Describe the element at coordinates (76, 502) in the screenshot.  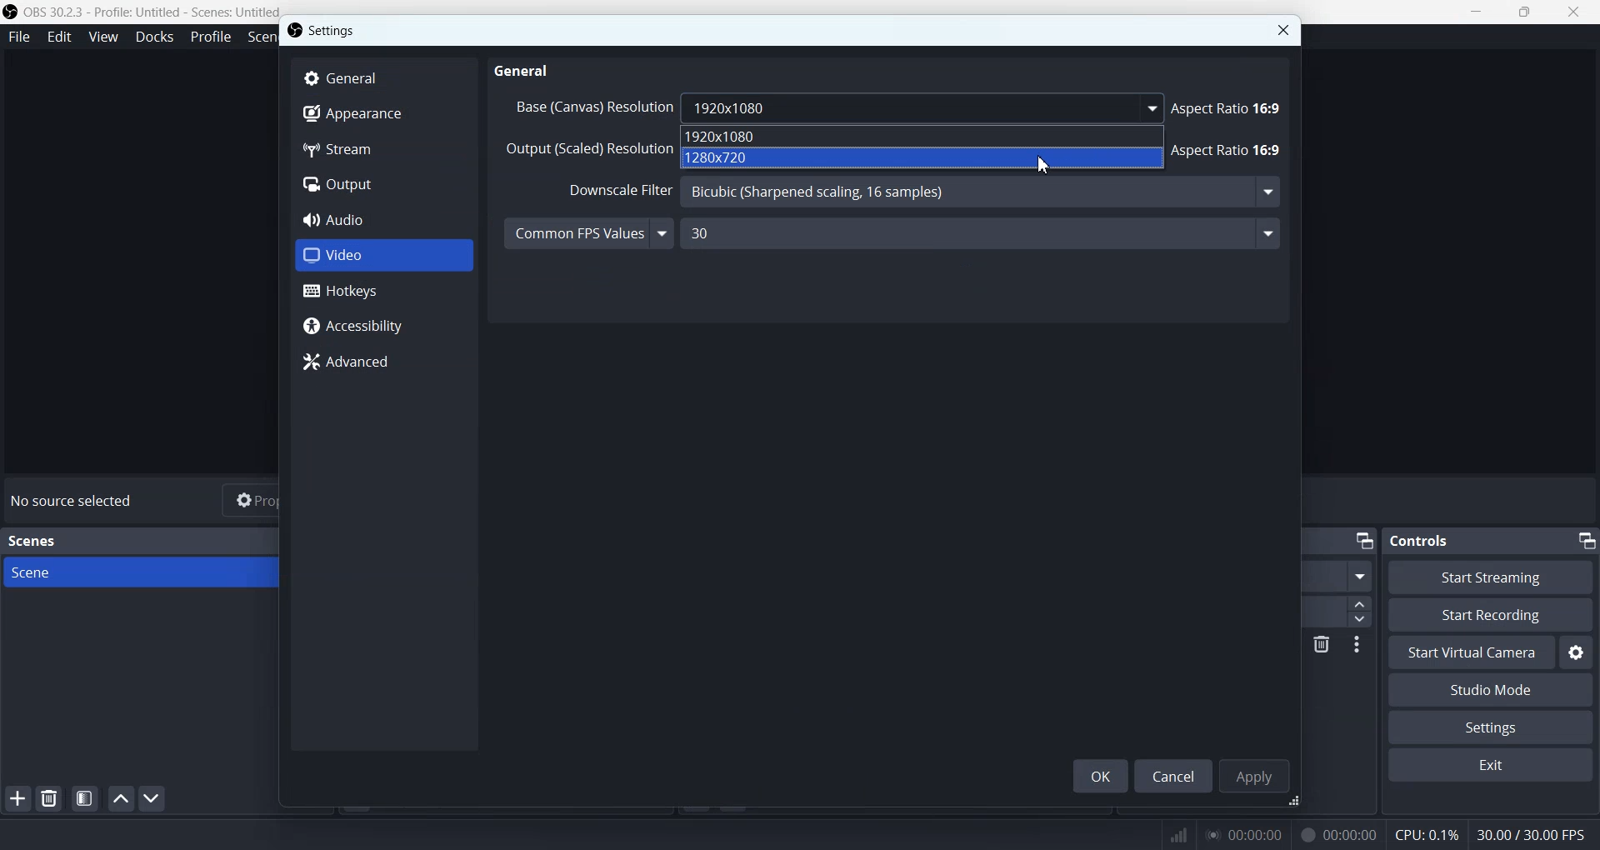
I see `No source selected` at that location.